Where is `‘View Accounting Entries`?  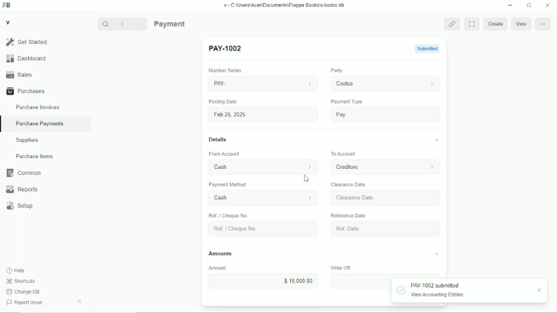 ‘View Accounting Entries is located at coordinates (437, 295).